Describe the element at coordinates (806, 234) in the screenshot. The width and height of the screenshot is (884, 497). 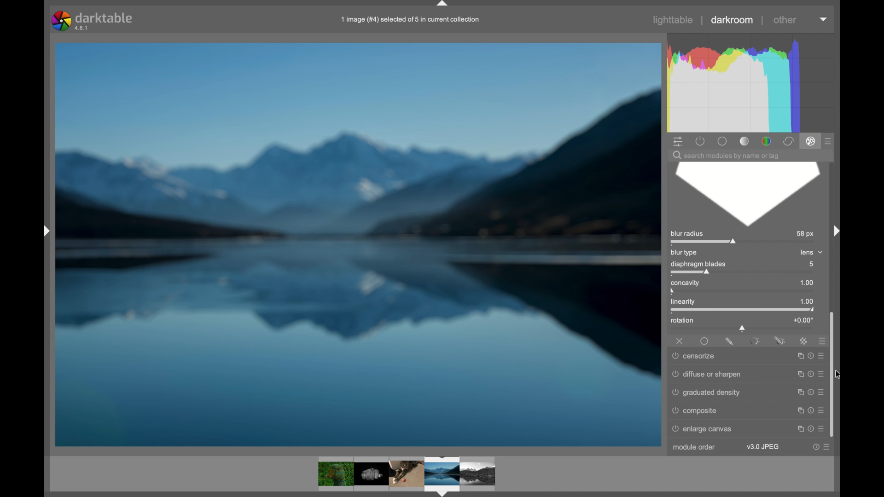
I see `58 px` at that location.